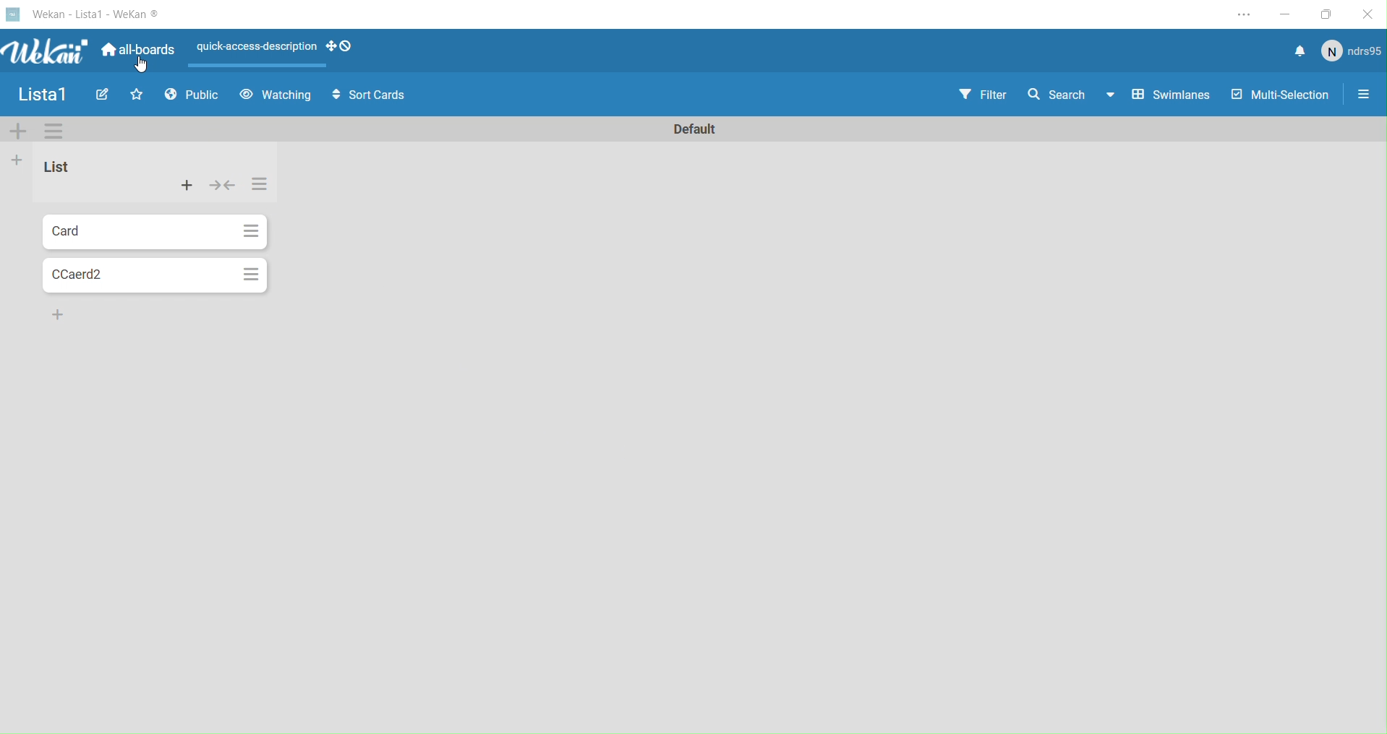 The width and height of the screenshot is (1387, 734). Describe the element at coordinates (48, 51) in the screenshot. I see `WeKan logo` at that location.